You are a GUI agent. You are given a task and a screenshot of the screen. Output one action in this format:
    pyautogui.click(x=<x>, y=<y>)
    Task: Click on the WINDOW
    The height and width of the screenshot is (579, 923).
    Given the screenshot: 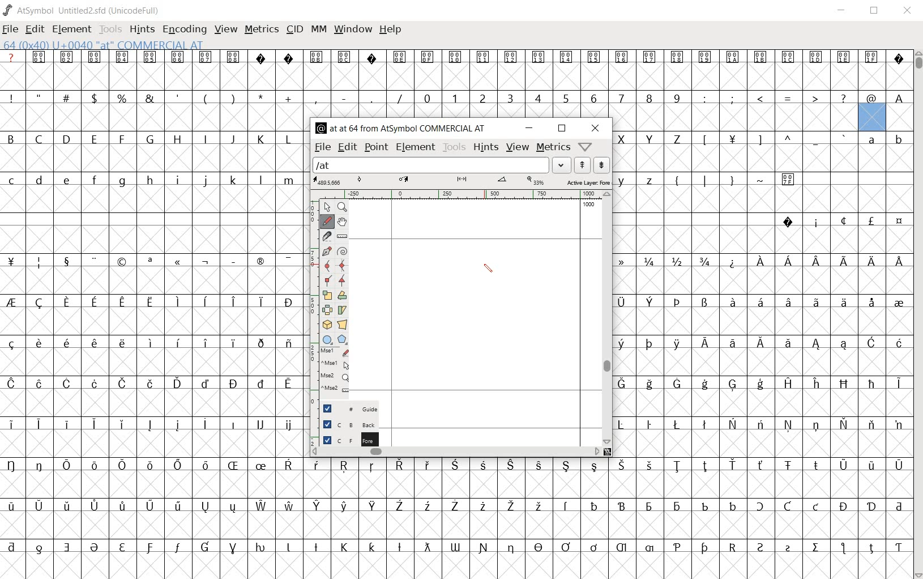 What is the action you would take?
    pyautogui.click(x=354, y=28)
    